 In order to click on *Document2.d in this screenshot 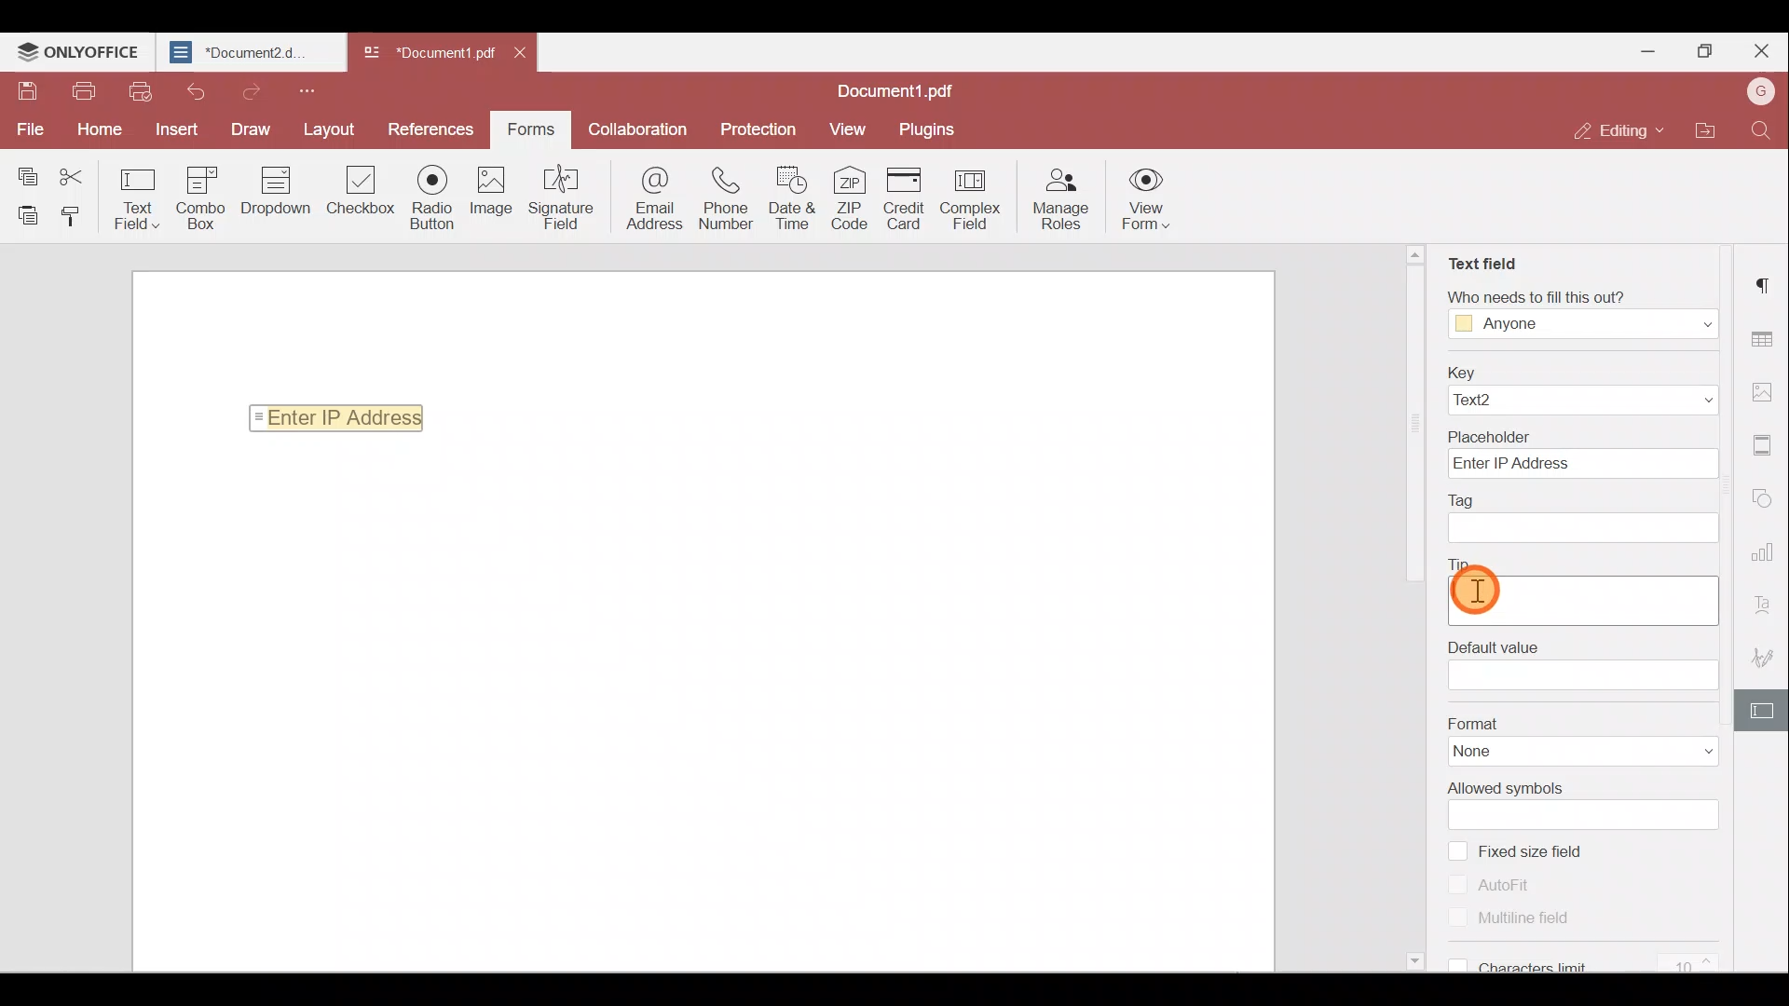, I will do `click(248, 52)`.